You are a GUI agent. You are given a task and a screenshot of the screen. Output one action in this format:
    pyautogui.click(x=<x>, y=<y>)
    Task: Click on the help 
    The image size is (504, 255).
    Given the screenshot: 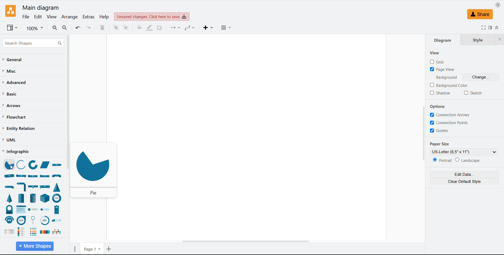 What is the action you would take?
    pyautogui.click(x=104, y=17)
    